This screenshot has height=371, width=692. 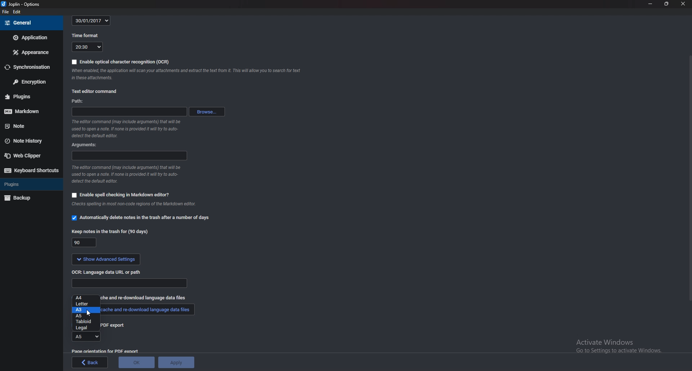 What do you see at coordinates (683, 4) in the screenshot?
I see `close` at bounding box center [683, 4].